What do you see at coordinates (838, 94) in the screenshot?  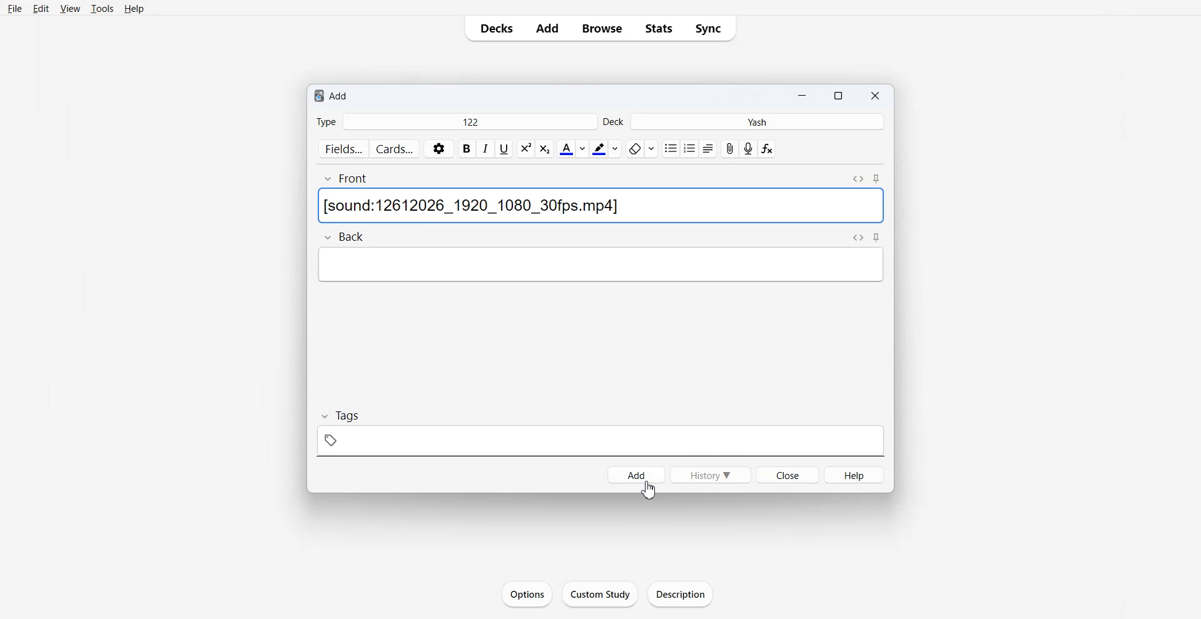 I see `resize` at bounding box center [838, 94].